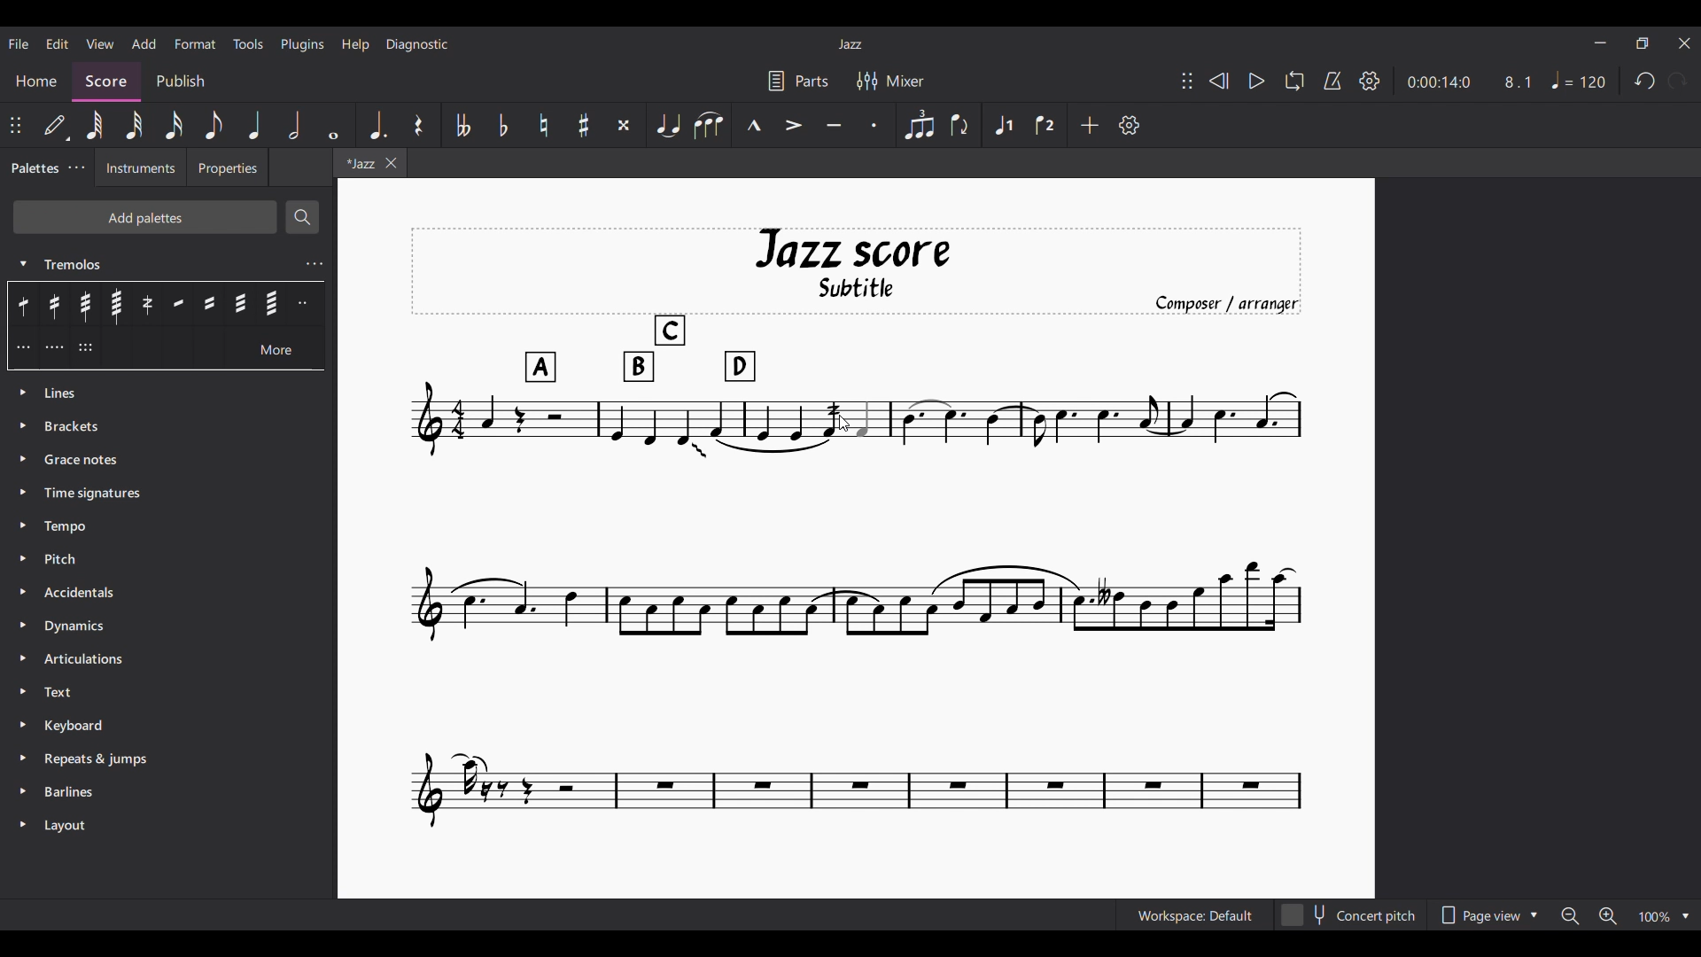 This screenshot has height=957, width=1701. What do you see at coordinates (834, 125) in the screenshot?
I see `Tenuto` at bounding box center [834, 125].